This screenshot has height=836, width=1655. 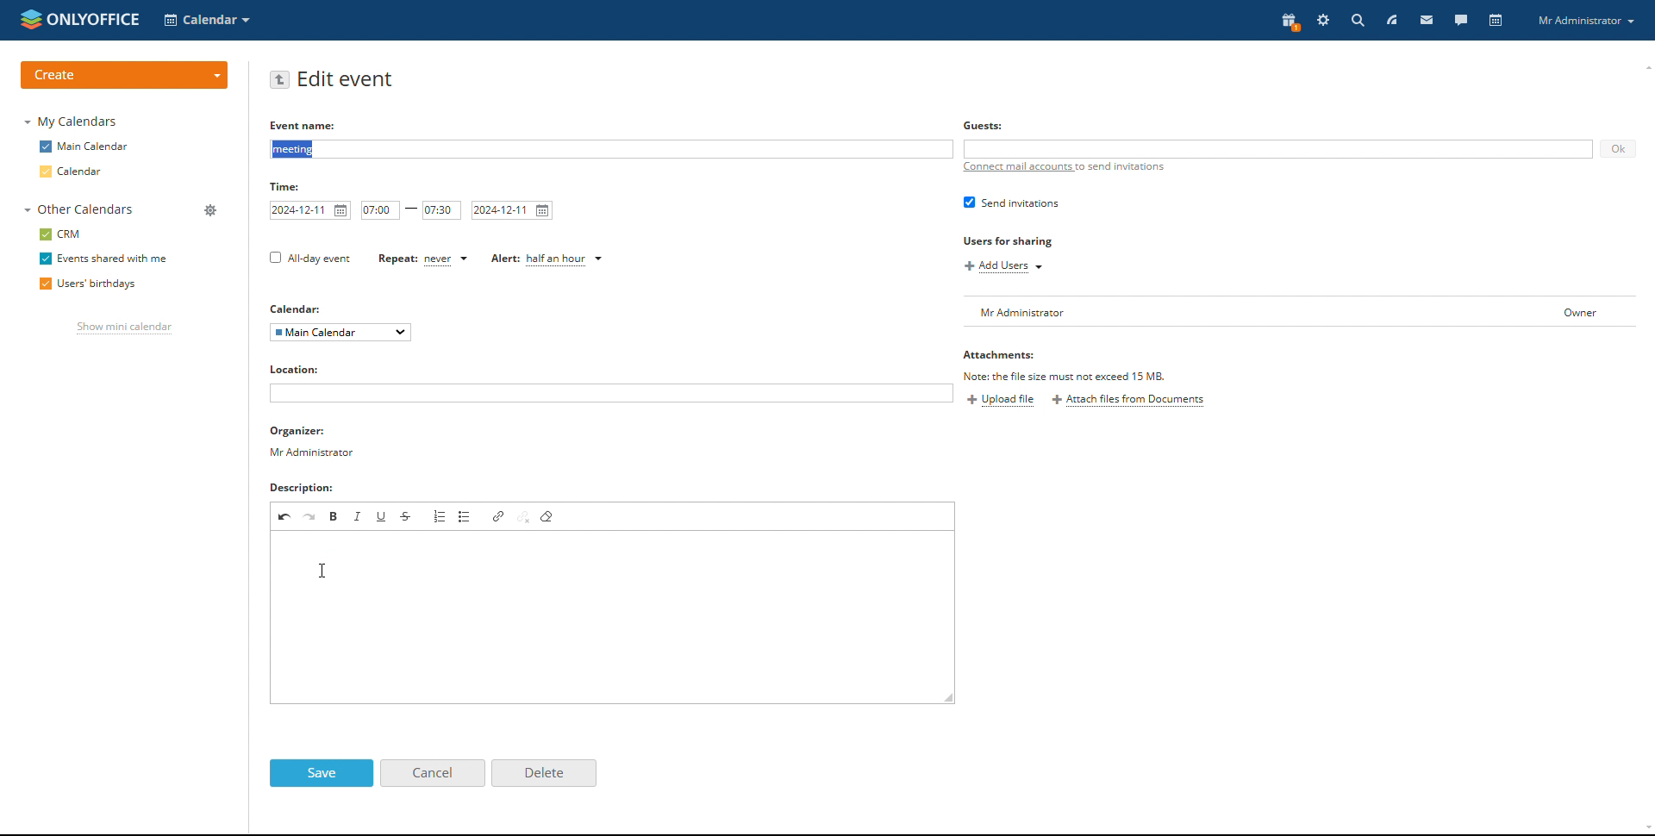 What do you see at coordinates (440, 516) in the screenshot?
I see `insert/remove numbered list` at bounding box center [440, 516].